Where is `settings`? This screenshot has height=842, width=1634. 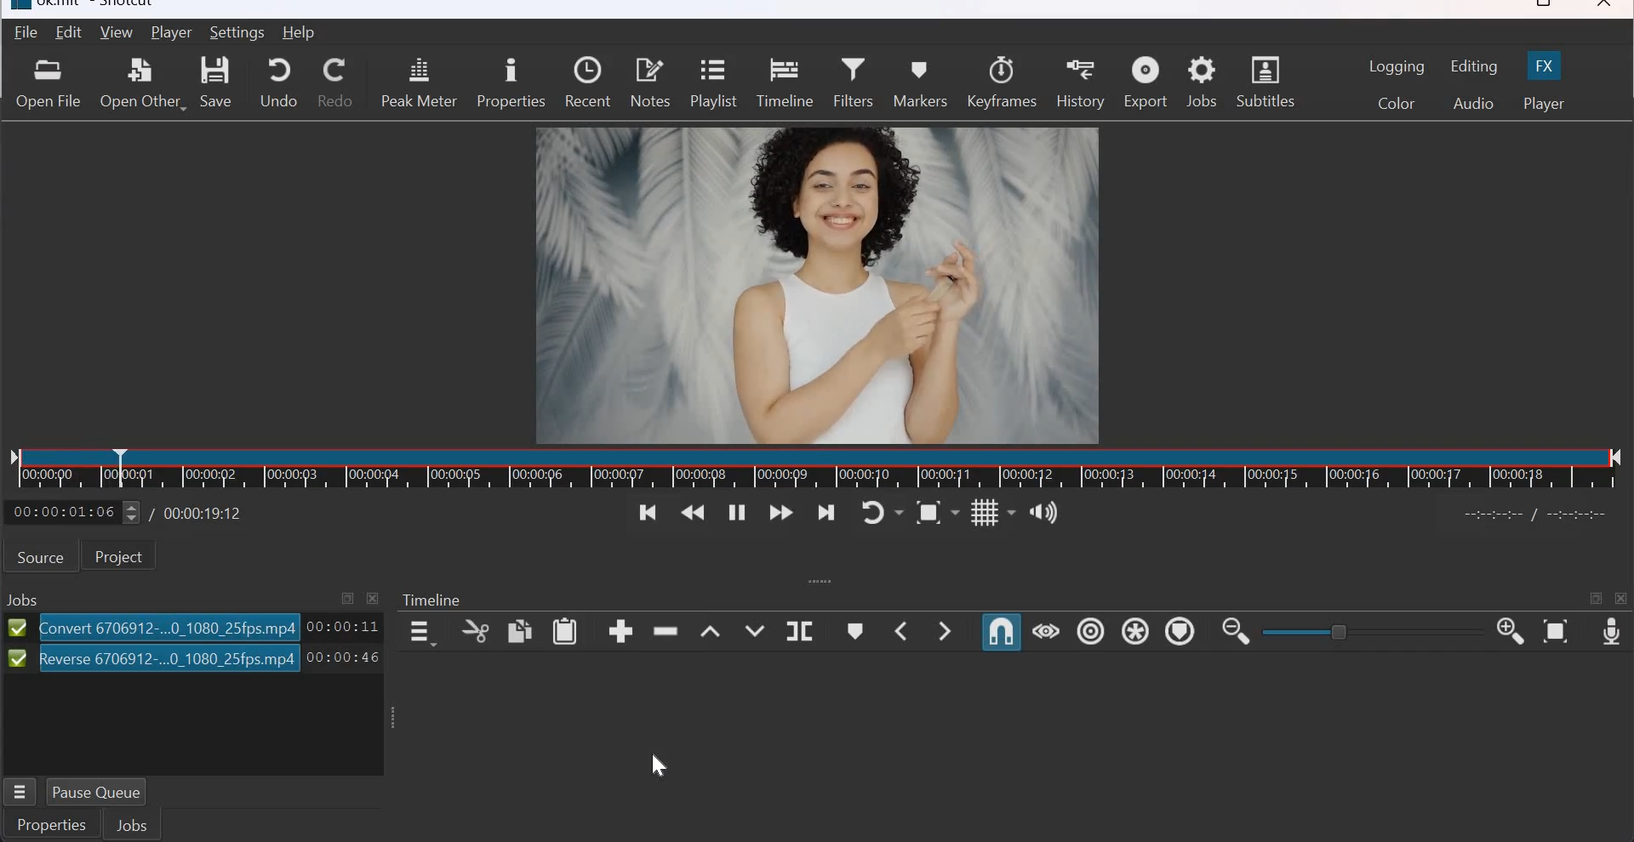 settings is located at coordinates (239, 32).